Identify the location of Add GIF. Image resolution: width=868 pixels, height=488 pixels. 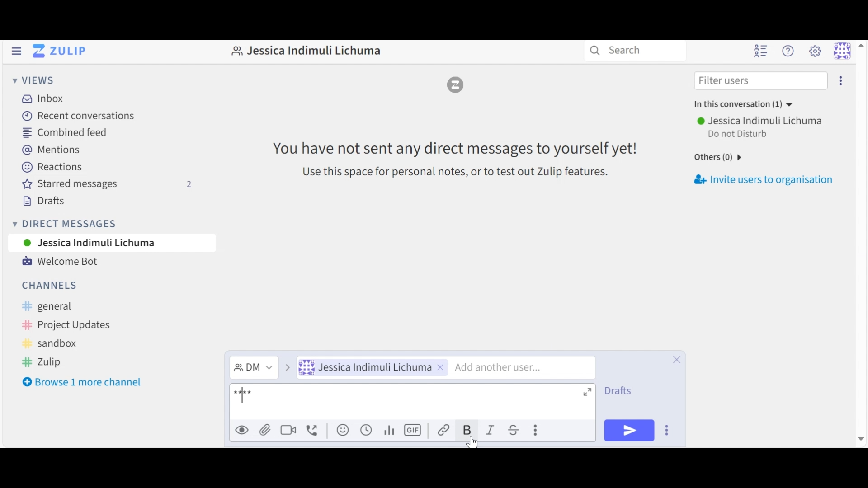
(414, 430).